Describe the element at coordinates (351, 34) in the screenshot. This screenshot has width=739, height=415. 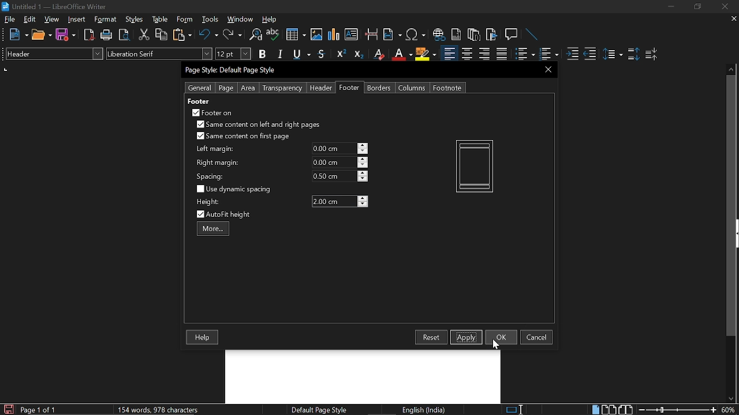
I see `Insert text` at that location.